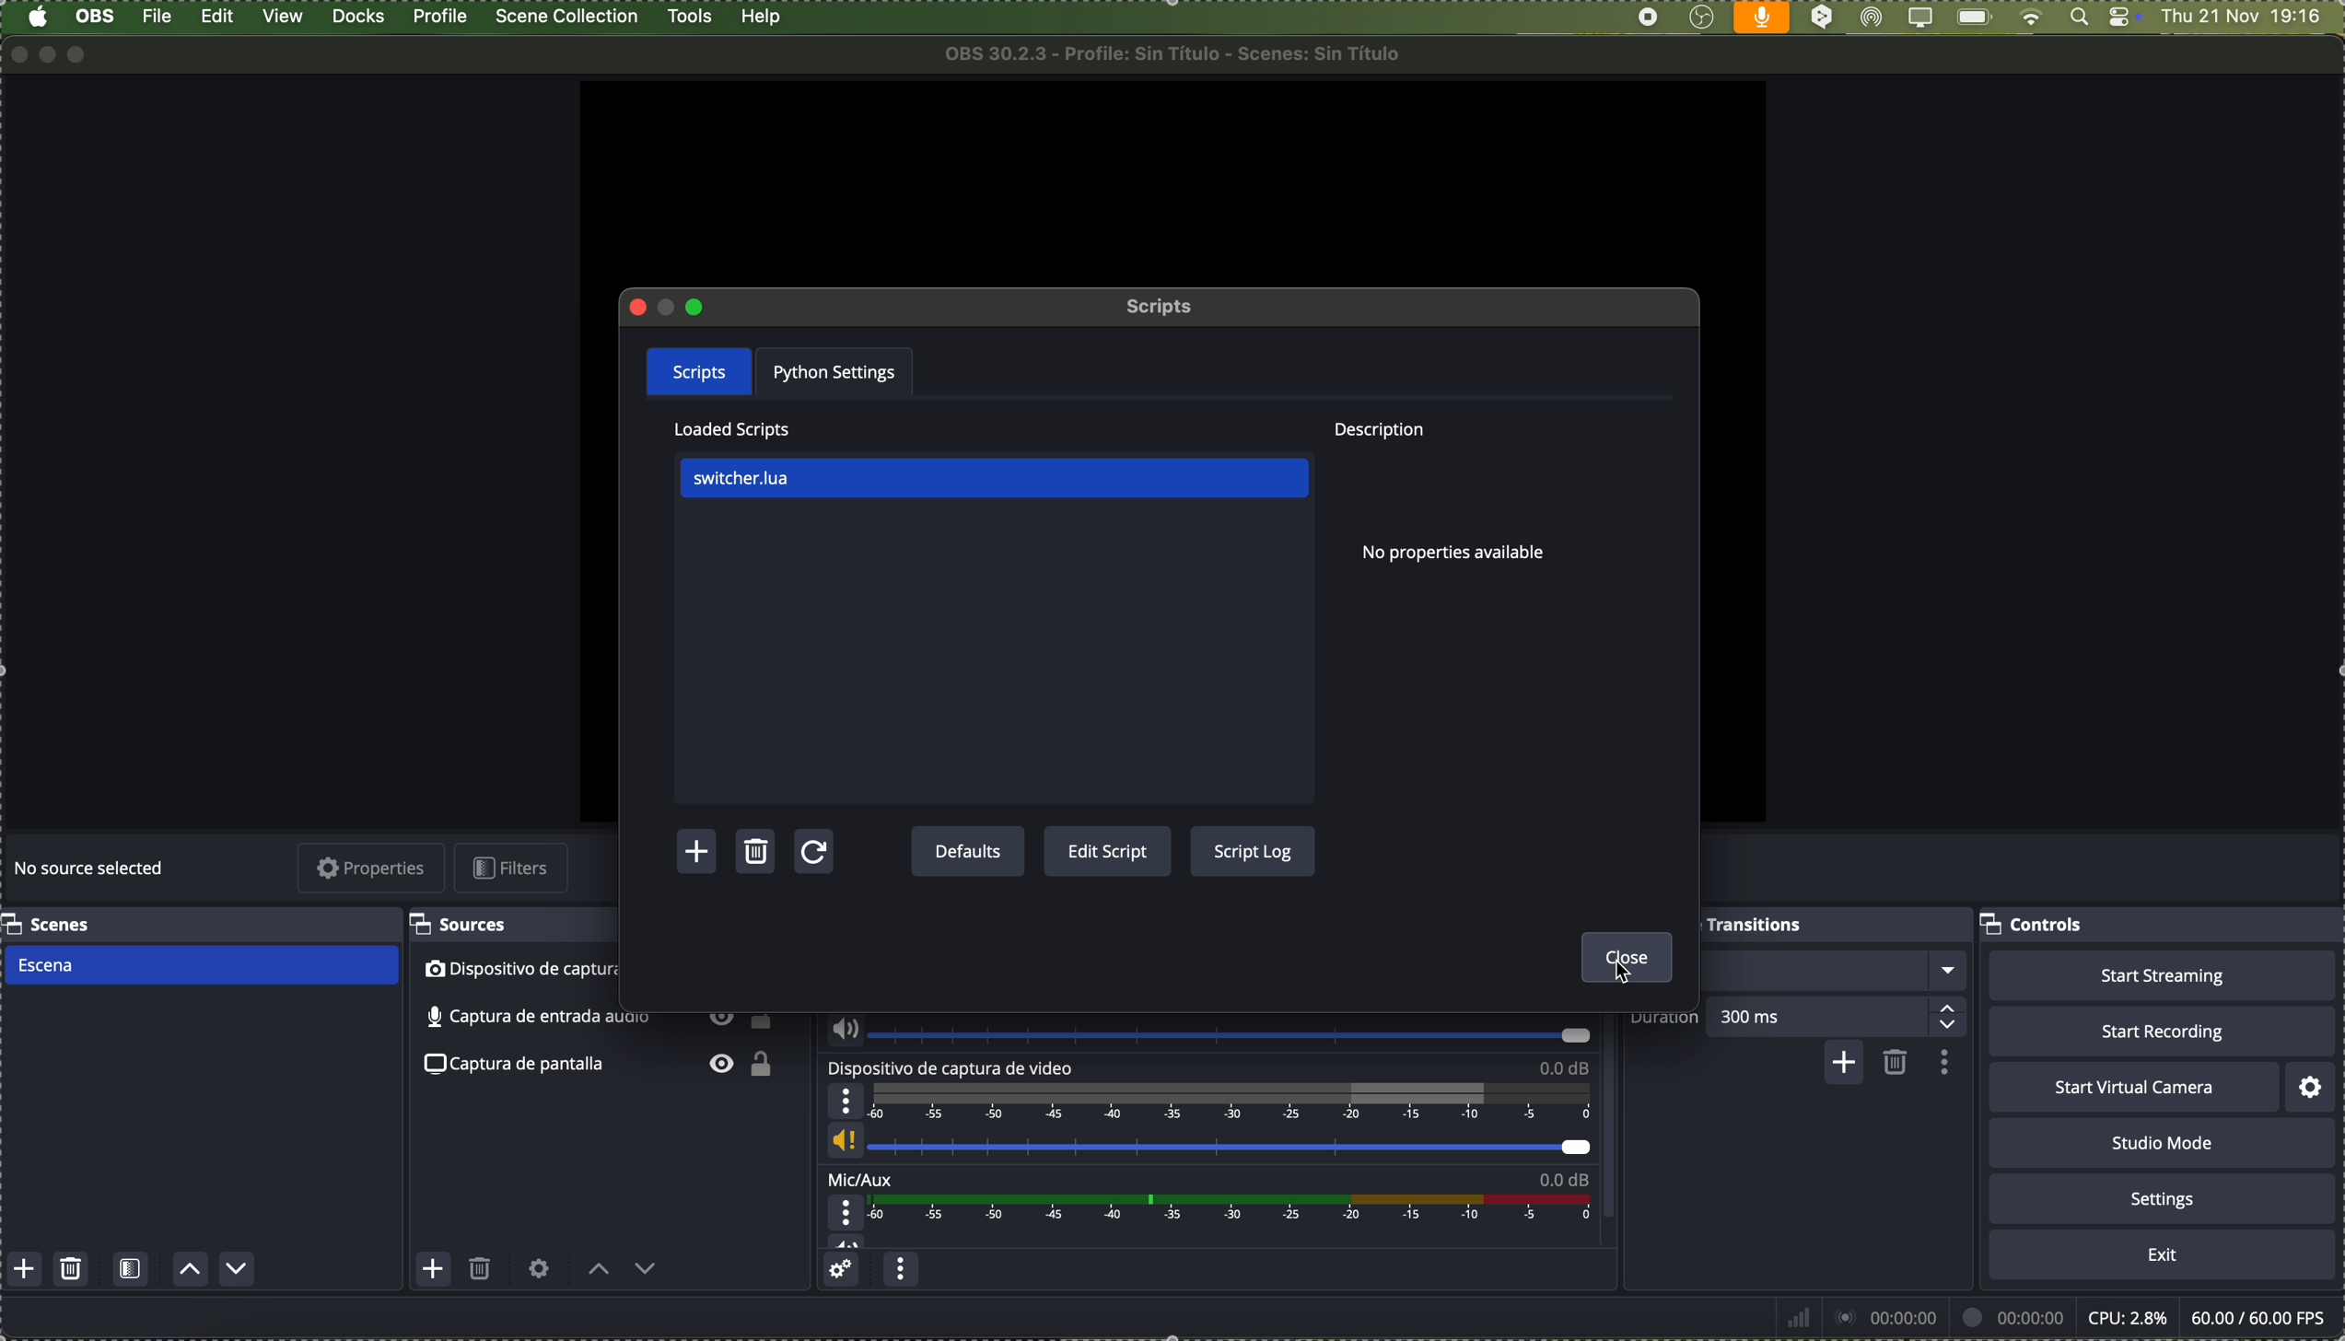 The width and height of the screenshot is (2345, 1341). I want to click on minimize program, so click(49, 53).